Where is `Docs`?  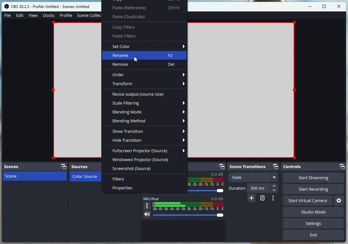 Docs is located at coordinates (49, 15).